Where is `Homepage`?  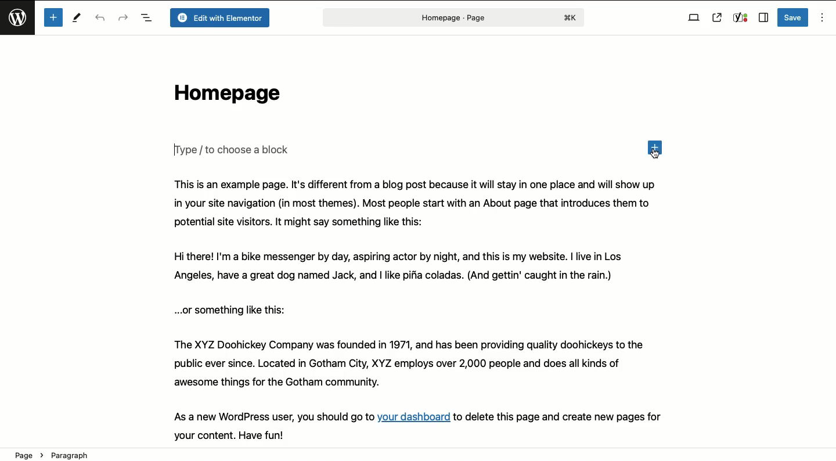
Homepage is located at coordinates (224, 96).